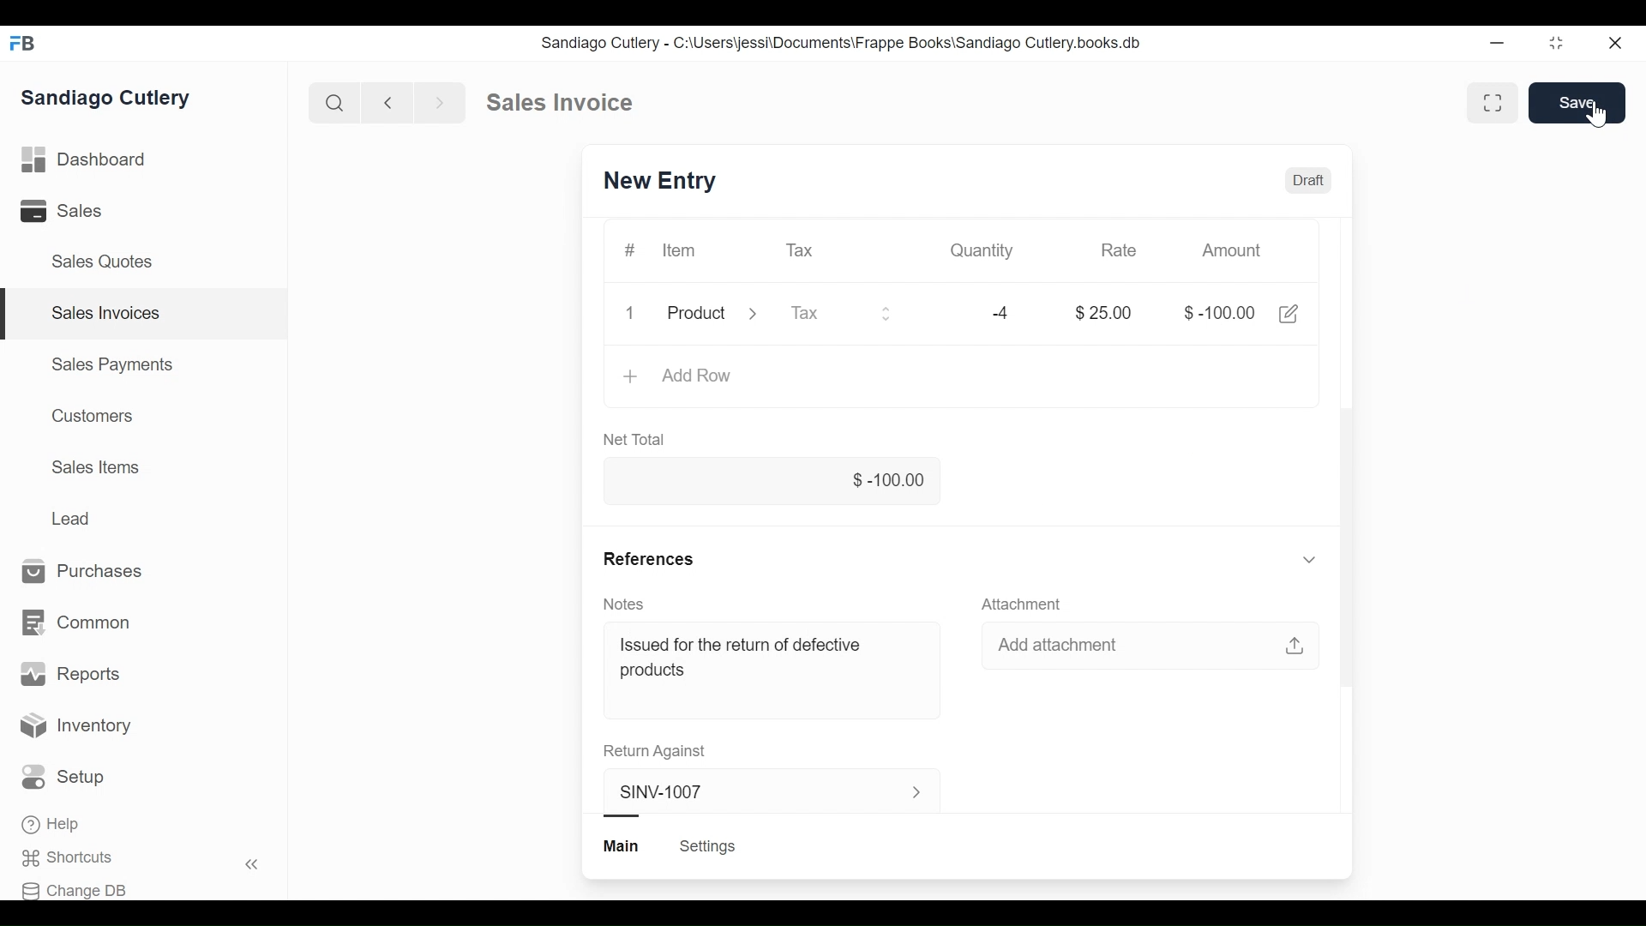  Describe the element at coordinates (1001, 312) in the screenshot. I see `-4` at that location.